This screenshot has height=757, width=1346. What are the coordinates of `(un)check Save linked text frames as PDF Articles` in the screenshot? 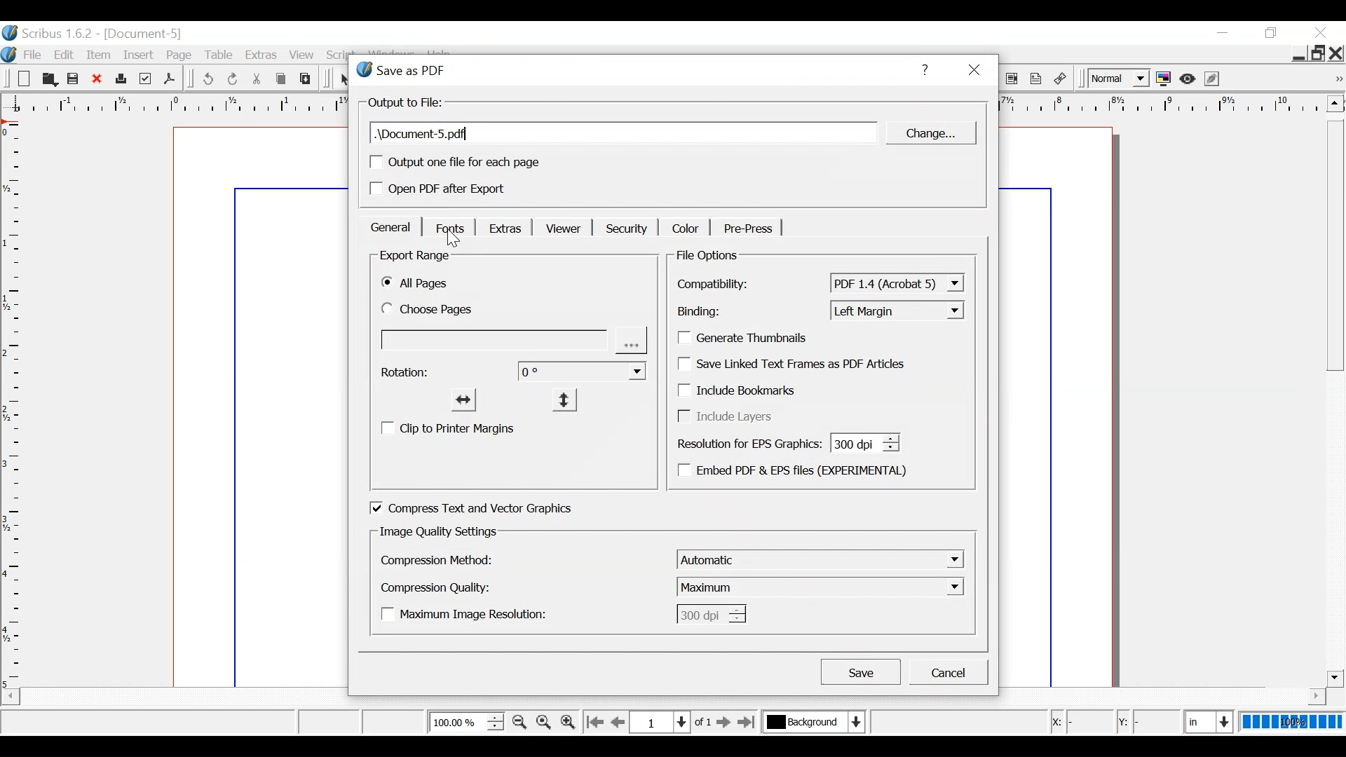 It's located at (796, 364).